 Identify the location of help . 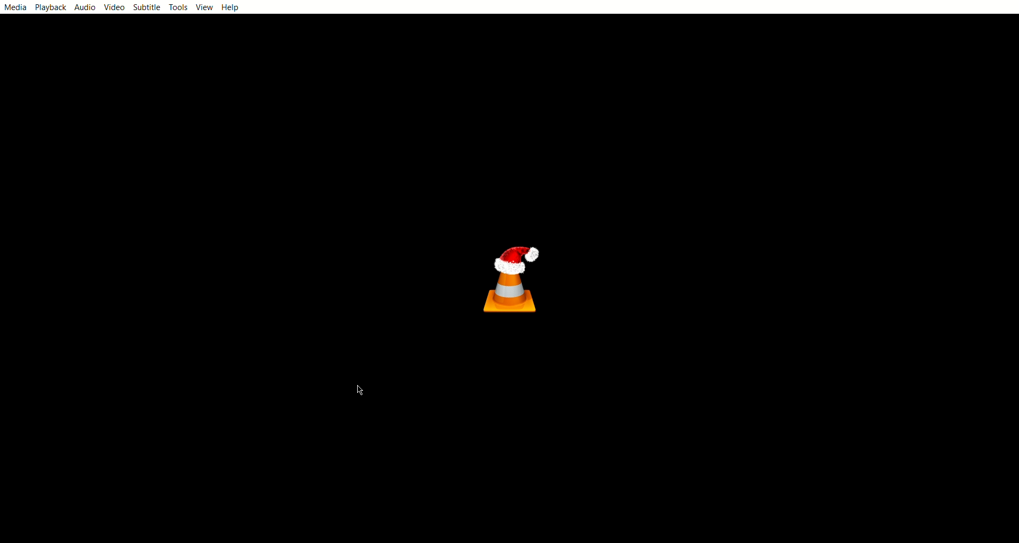
(231, 8).